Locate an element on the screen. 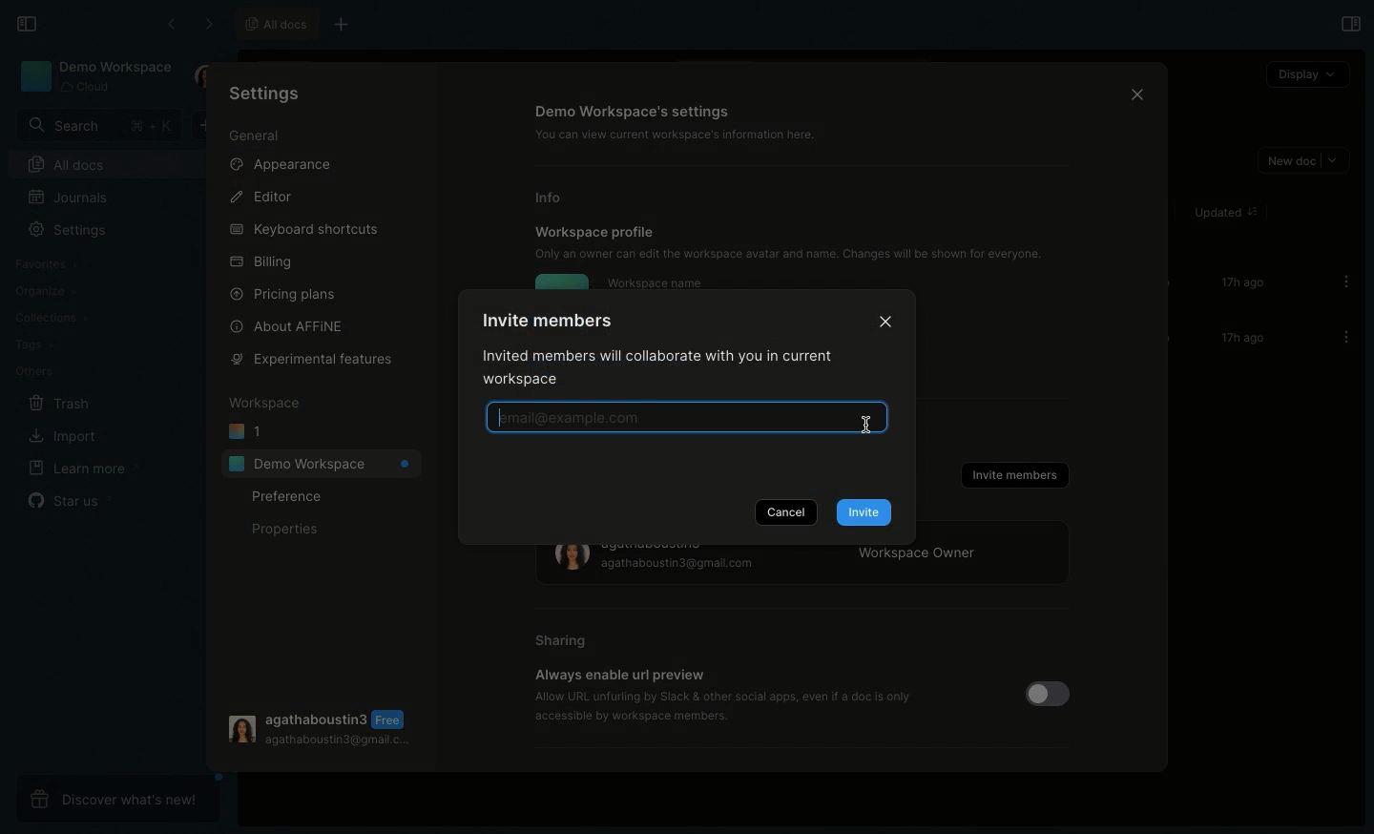 The width and height of the screenshot is (1374, 834). Experimental features is located at coordinates (312, 360).